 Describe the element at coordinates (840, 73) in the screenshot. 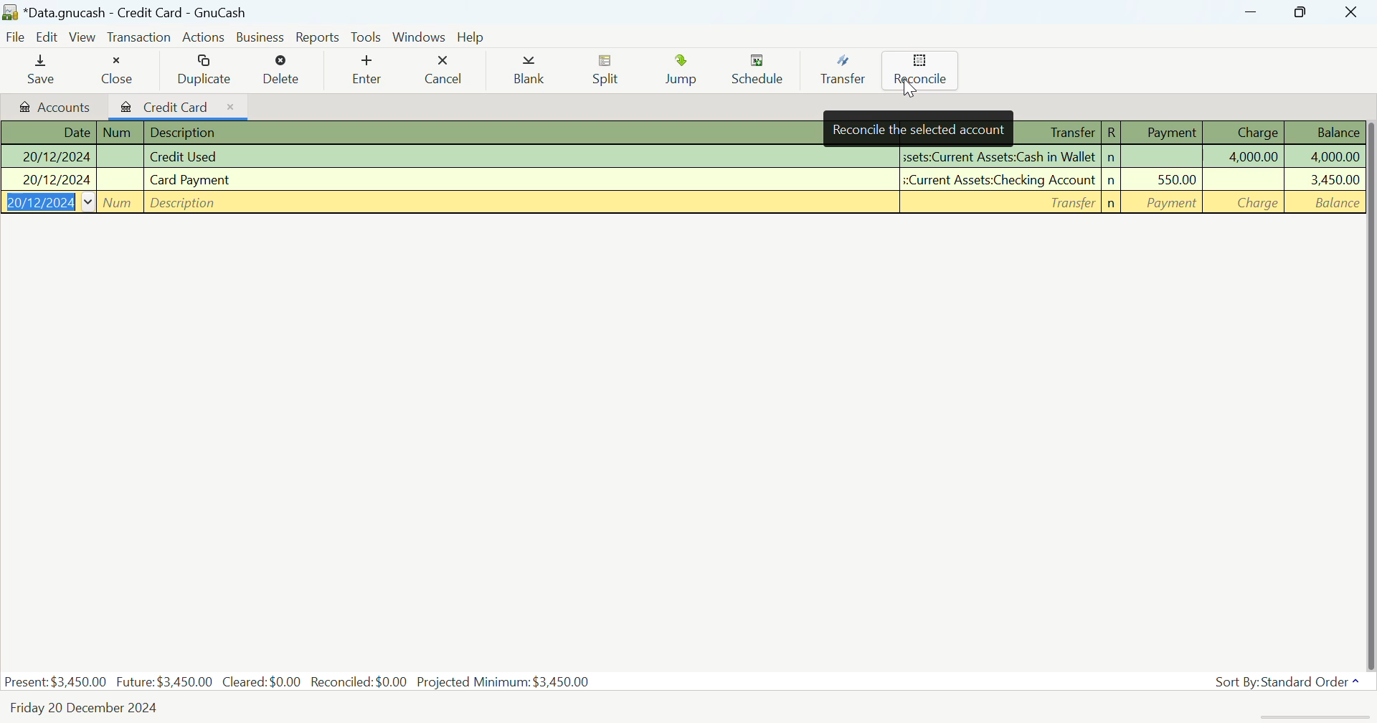

I see `Transfer` at that location.